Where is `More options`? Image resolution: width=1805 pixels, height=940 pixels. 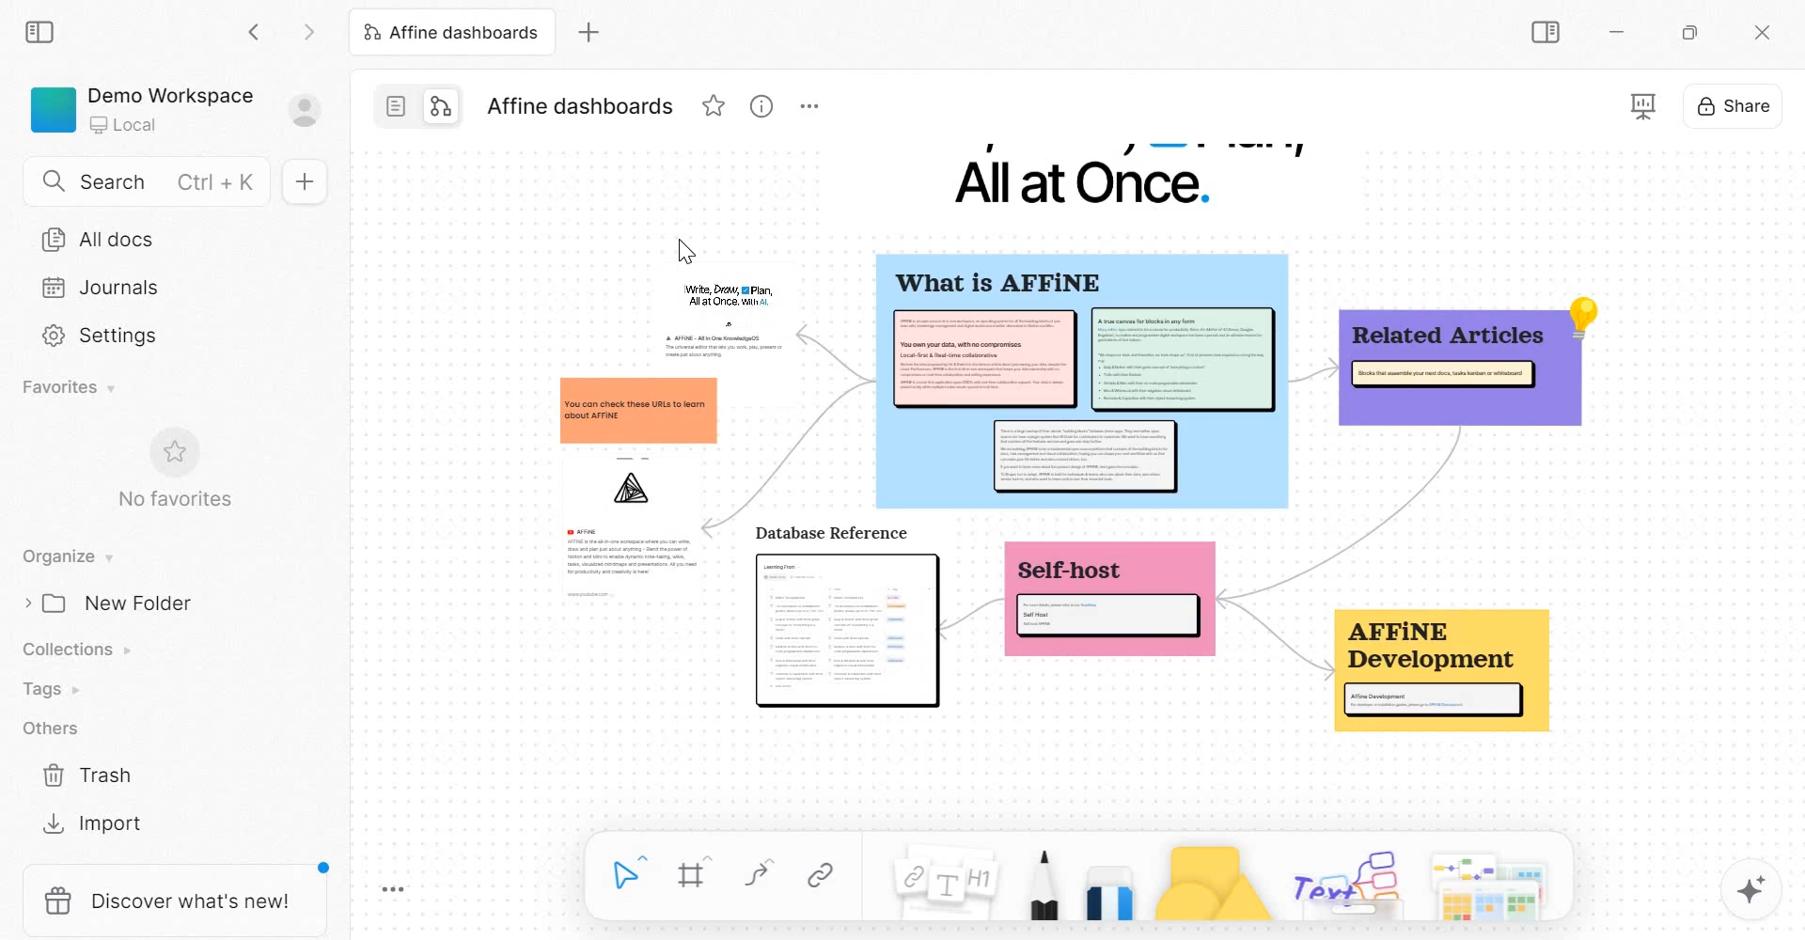 More options is located at coordinates (813, 109).